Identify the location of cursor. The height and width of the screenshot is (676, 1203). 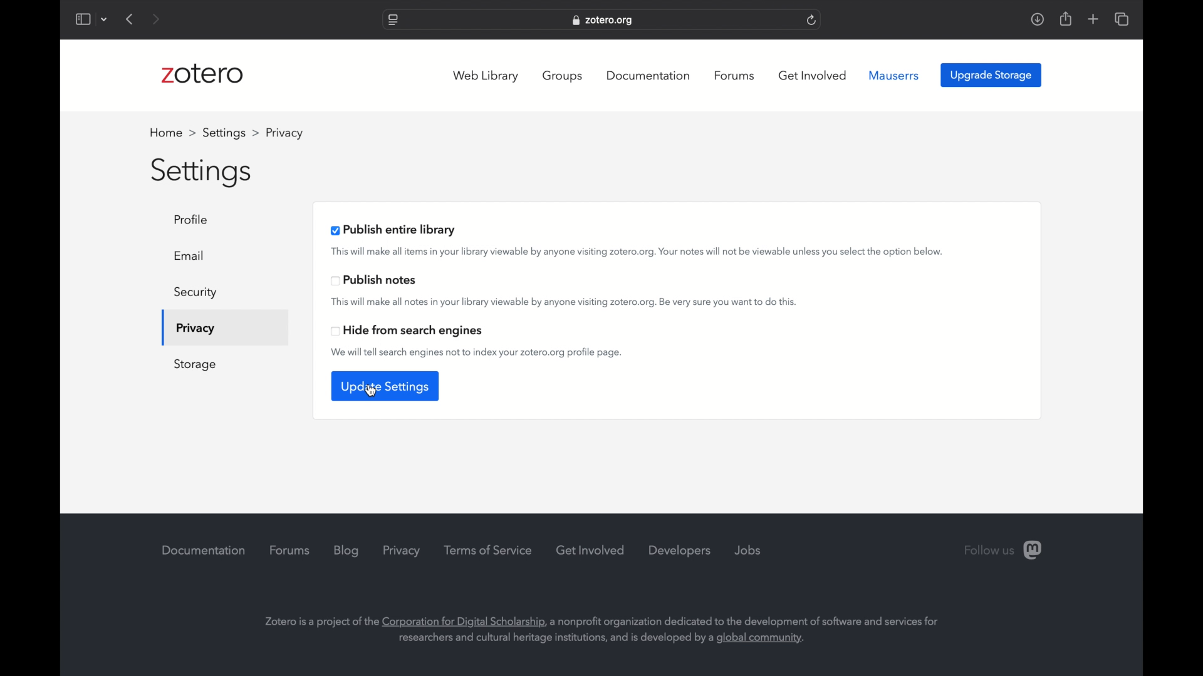
(370, 391).